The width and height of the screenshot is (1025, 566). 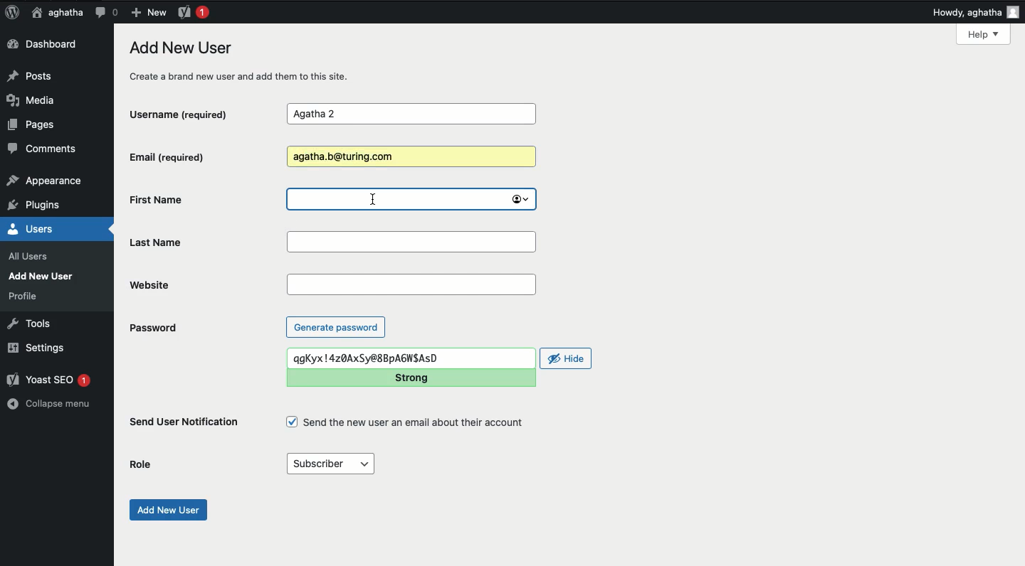 What do you see at coordinates (410, 285) in the screenshot?
I see `Website` at bounding box center [410, 285].